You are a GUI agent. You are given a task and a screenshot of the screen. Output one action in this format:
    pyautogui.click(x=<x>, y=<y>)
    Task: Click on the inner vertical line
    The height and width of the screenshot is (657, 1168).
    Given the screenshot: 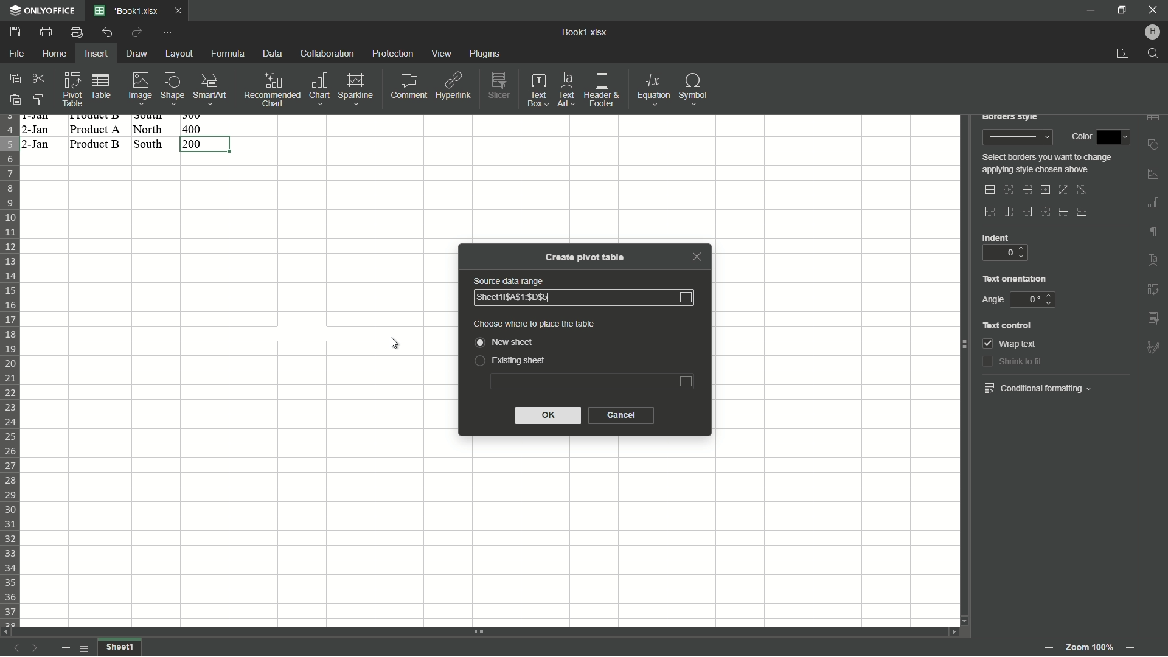 What is the action you would take?
    pyautogui.click(x=1007, y=211)
    